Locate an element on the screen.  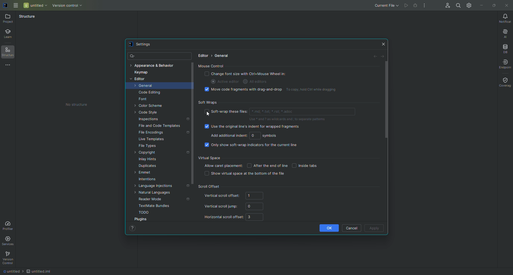
Current File is located at coordinates (385, 6).